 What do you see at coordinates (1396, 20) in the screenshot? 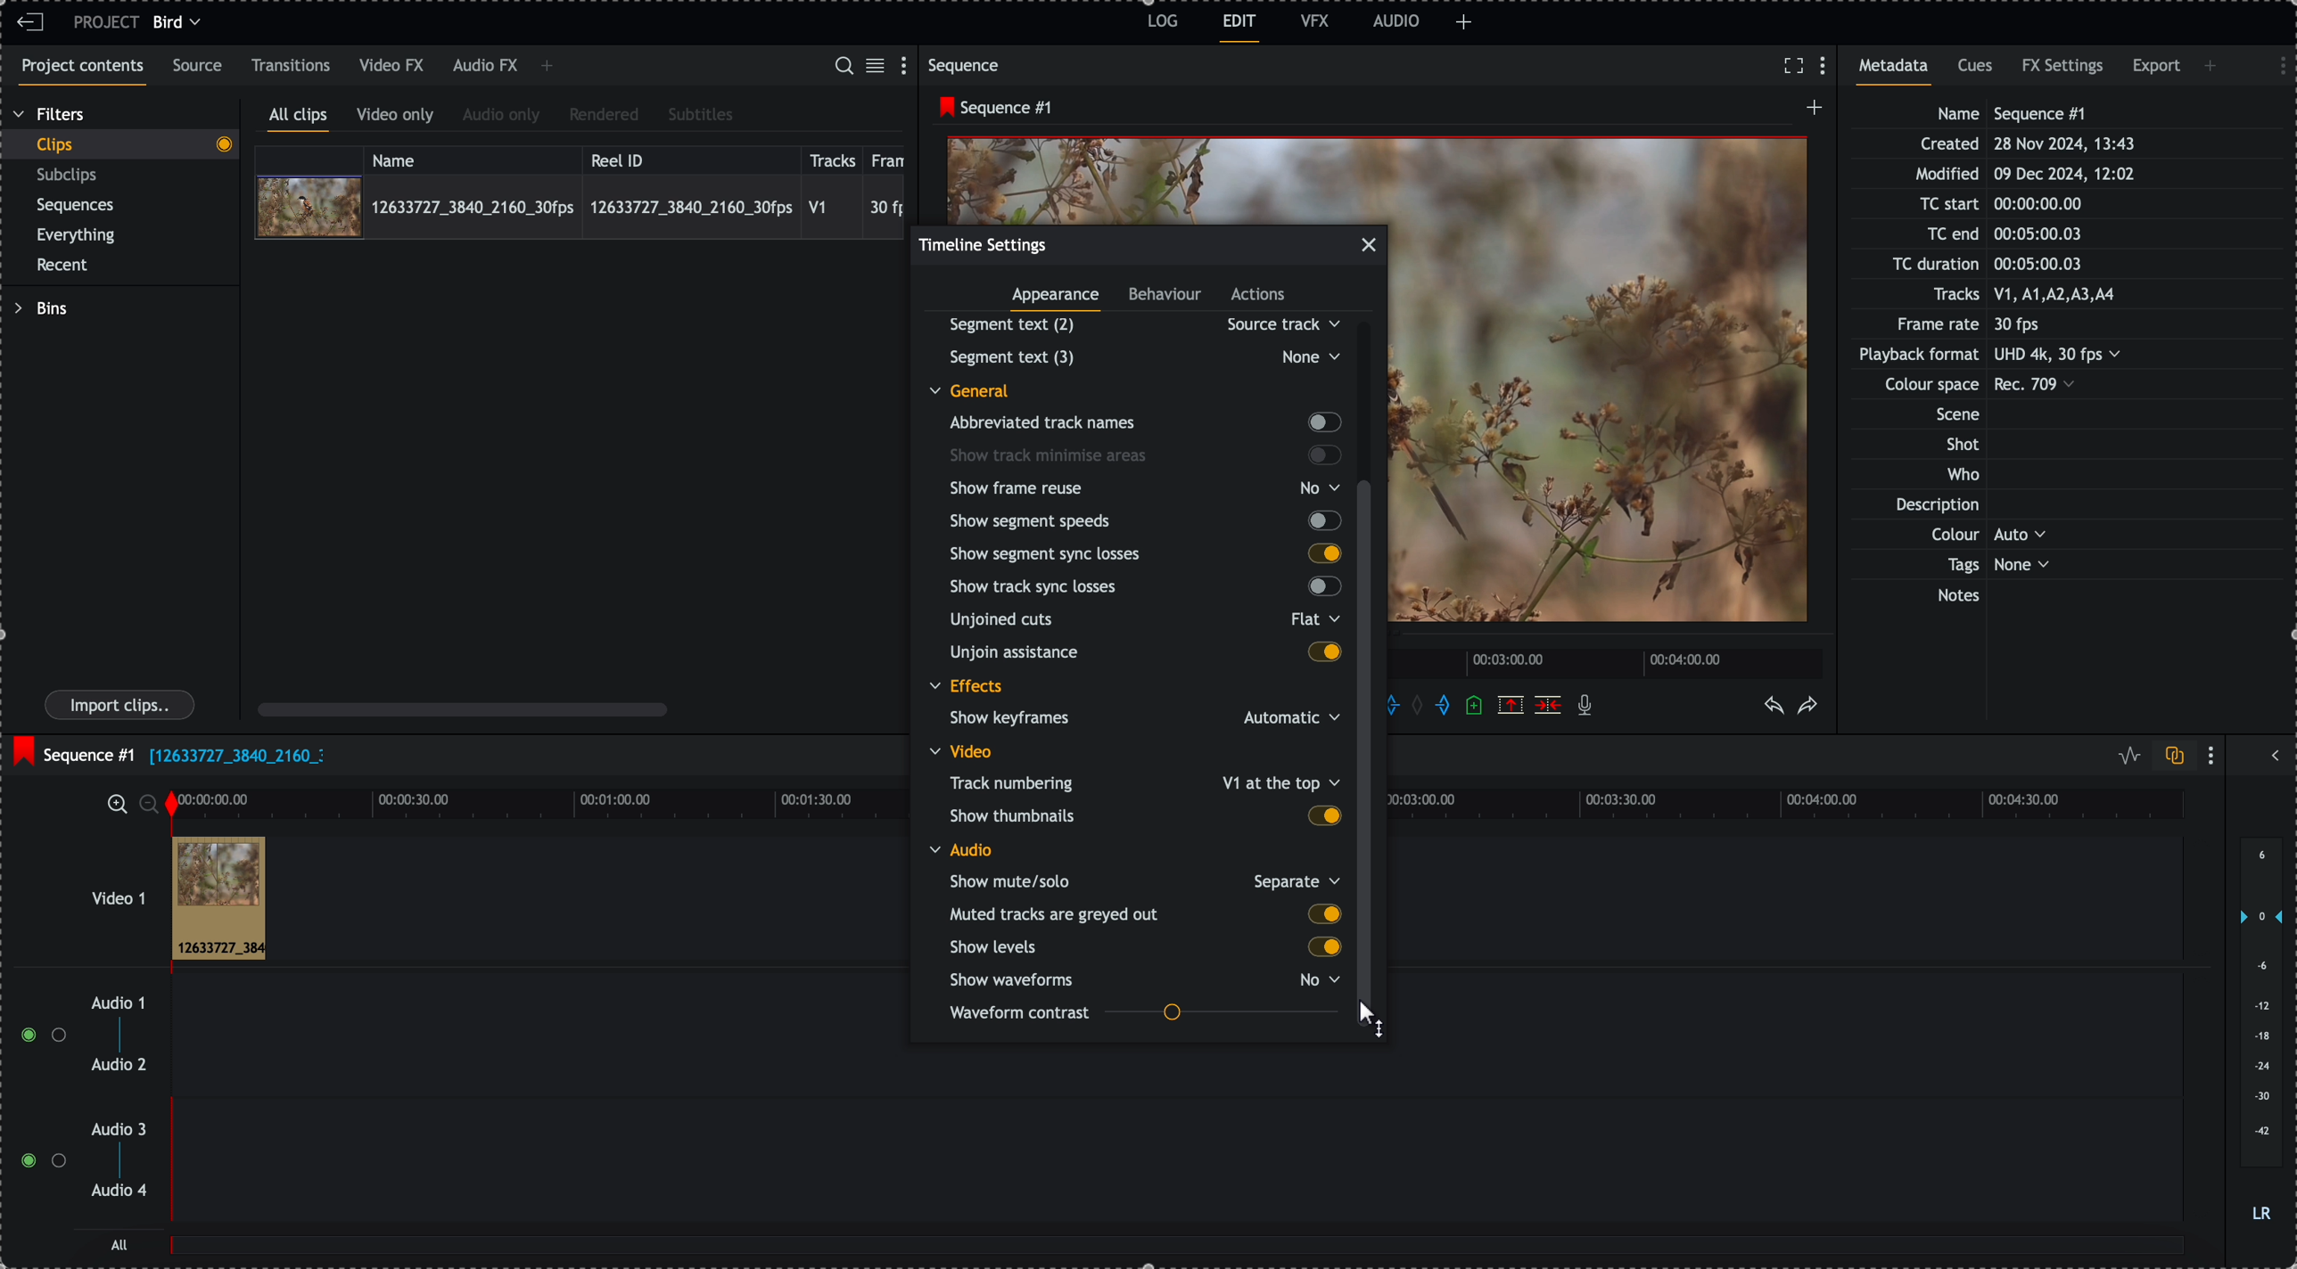
I see `AUDIO` at bounding box center [1396, 20].